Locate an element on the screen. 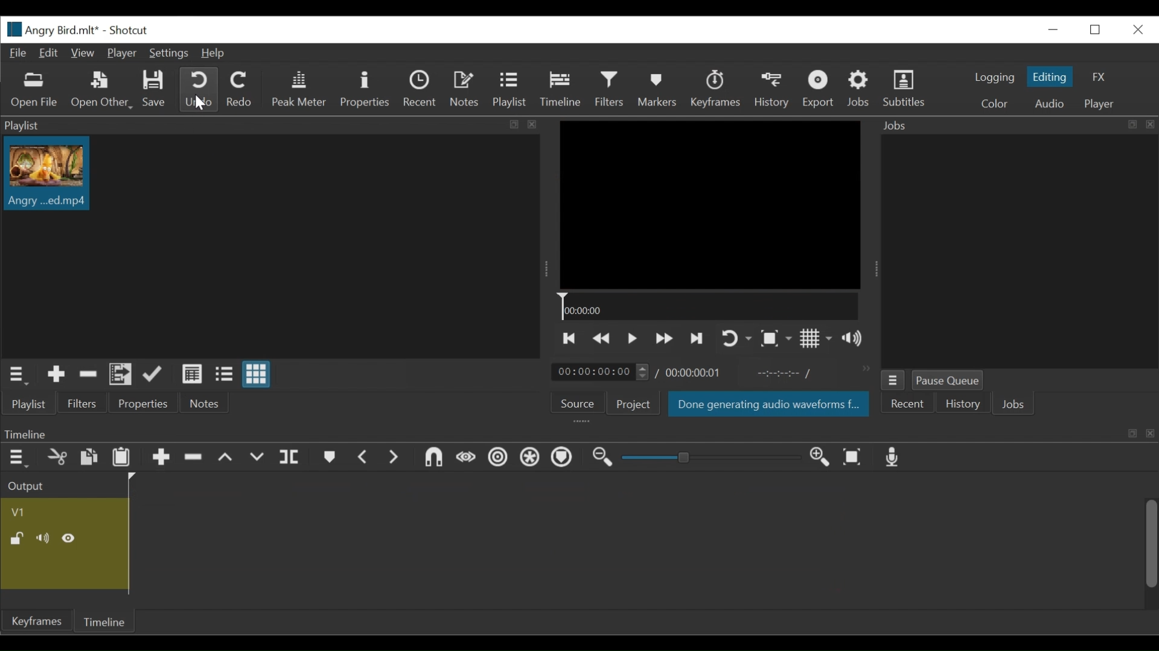 The image size is (1159, 651). Undo is located at coordinates (201, 89).